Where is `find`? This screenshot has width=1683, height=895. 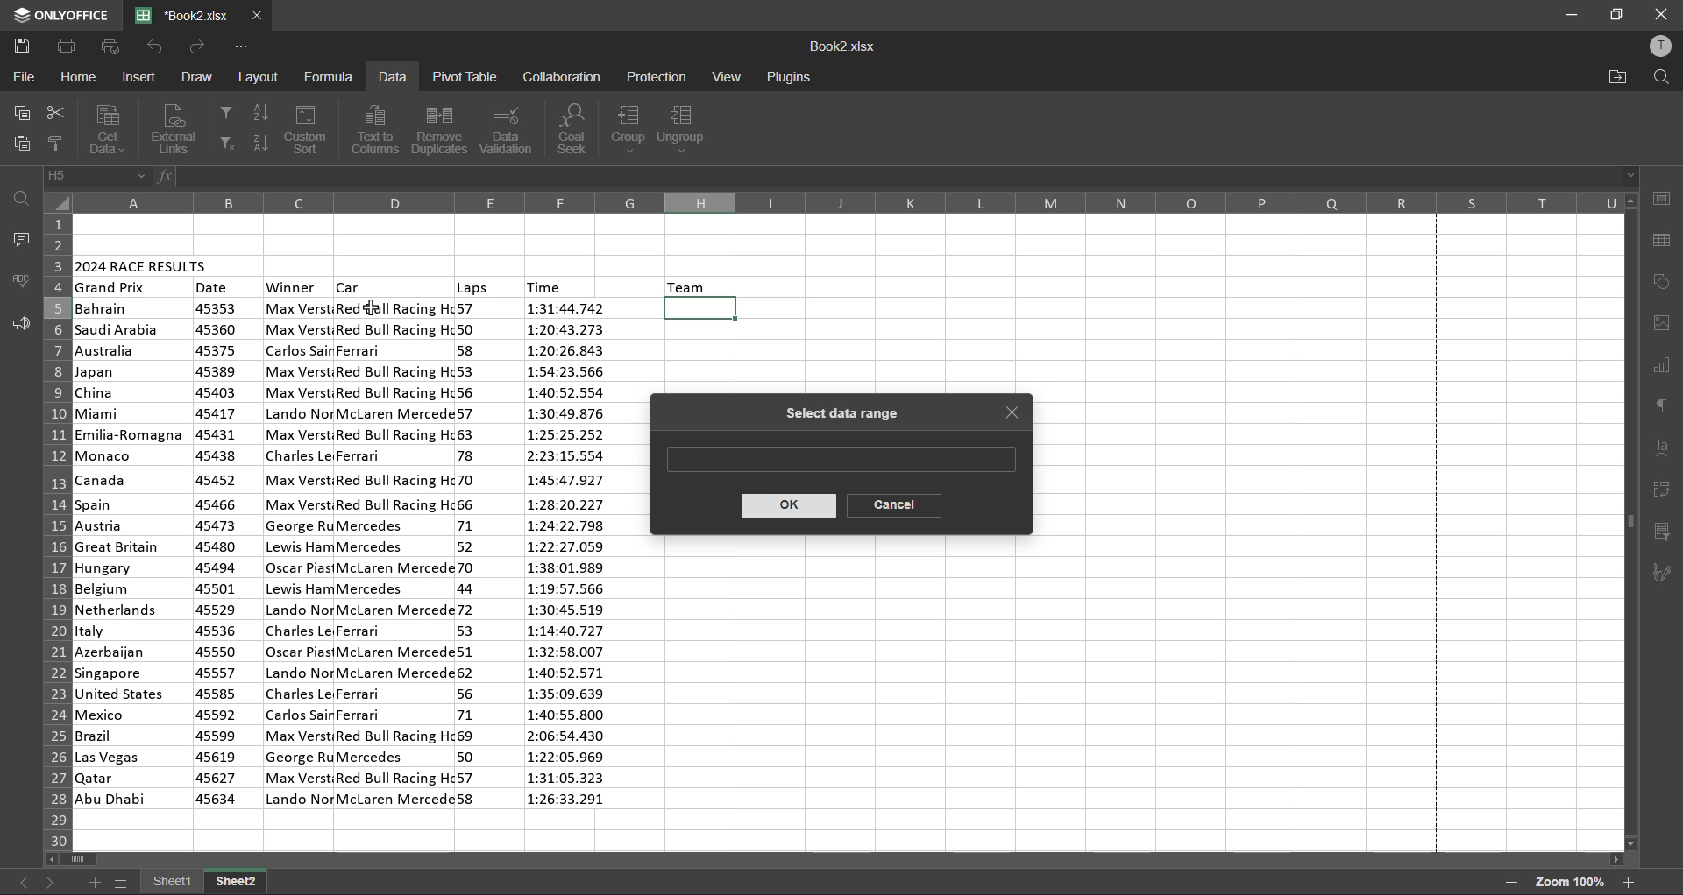
find is located at coordinates (1656, 77).